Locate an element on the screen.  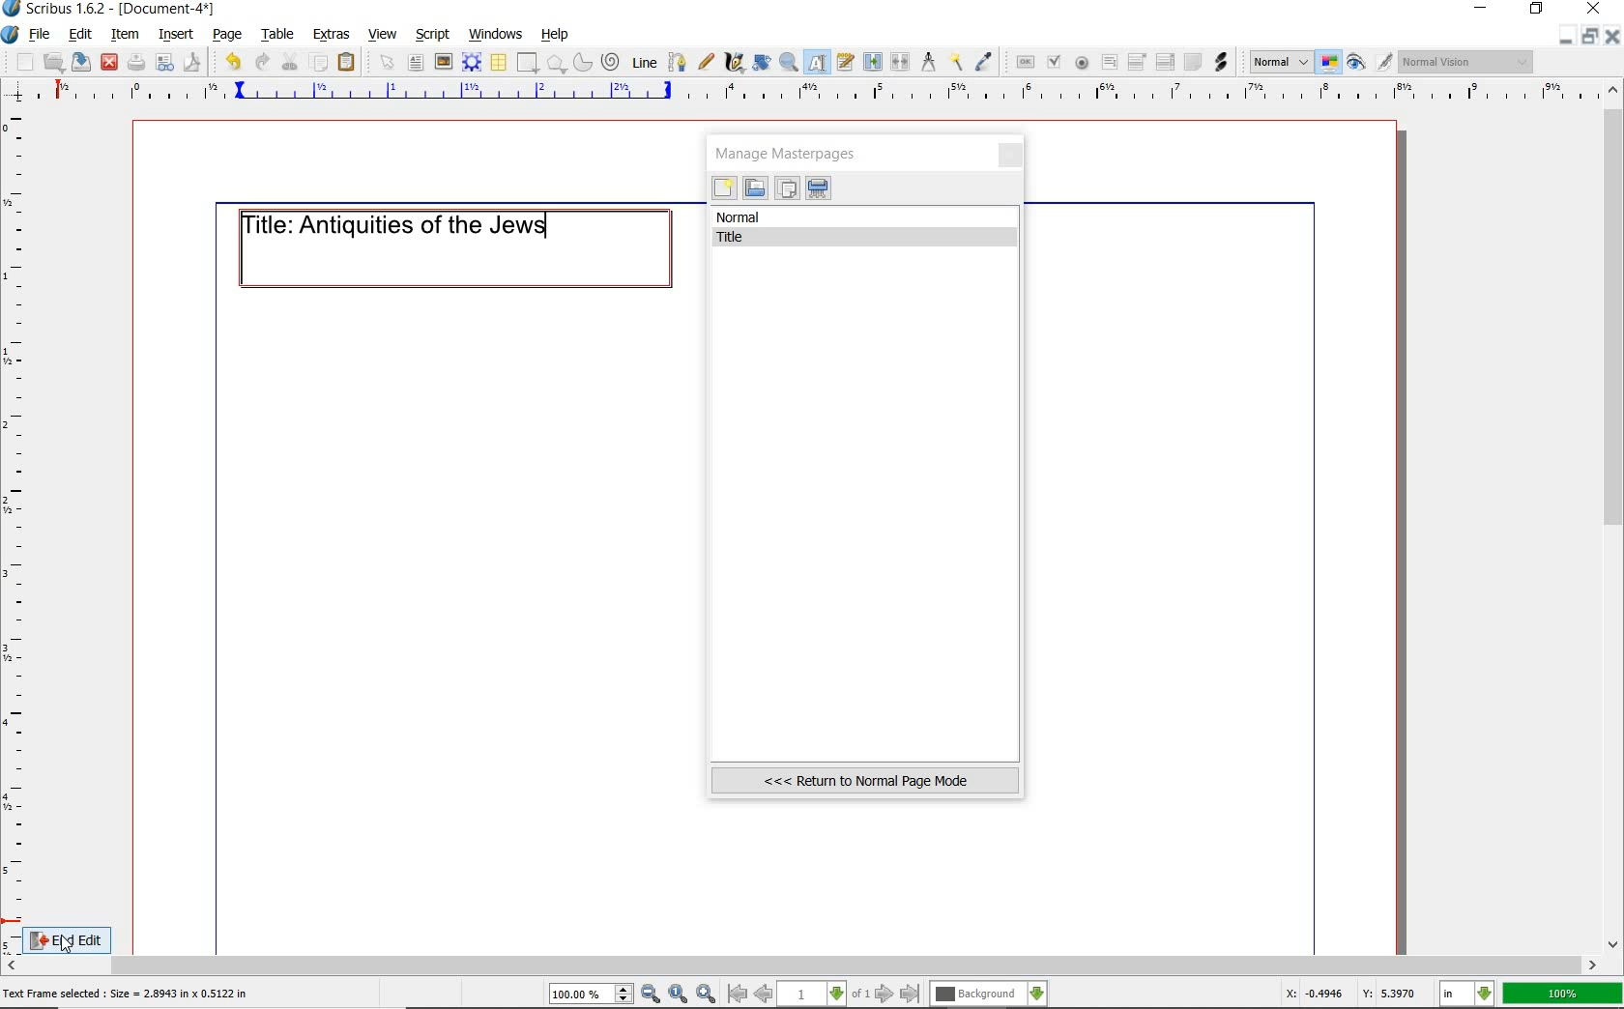
text annotation is located at coordinates (1192, 63).